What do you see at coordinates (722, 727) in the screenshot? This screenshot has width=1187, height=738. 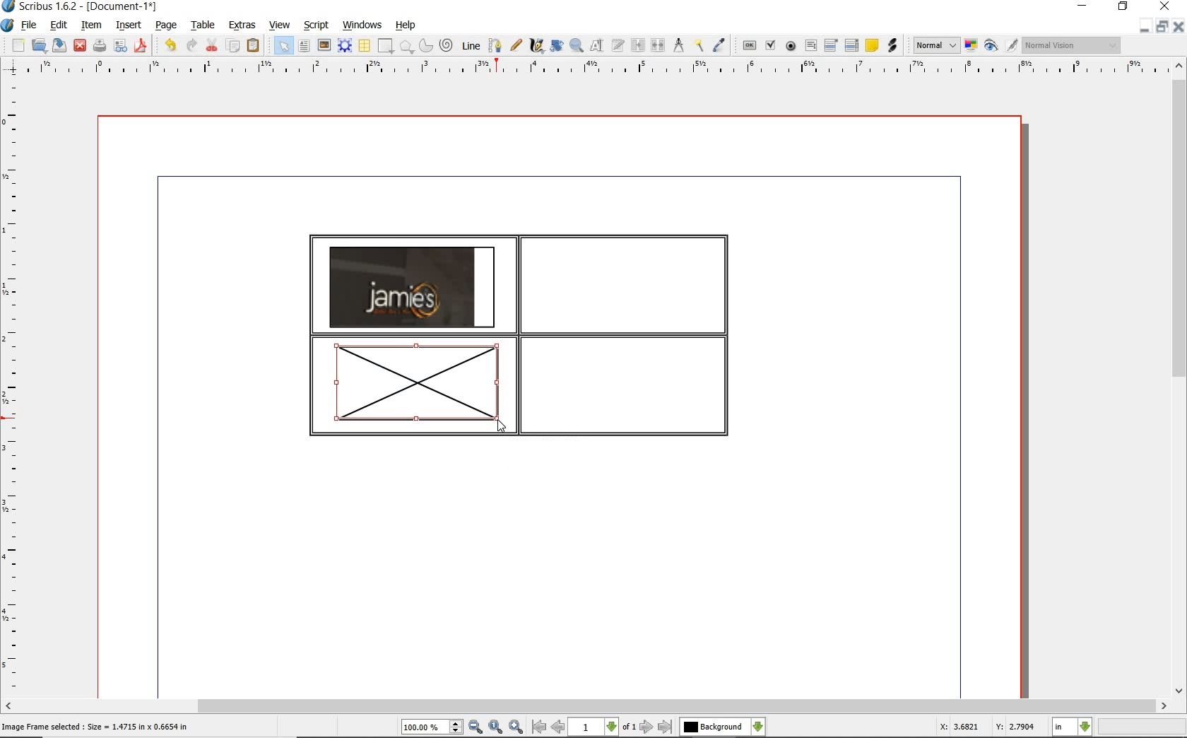 I see `select the current layer` at bounding box center [722, 727].